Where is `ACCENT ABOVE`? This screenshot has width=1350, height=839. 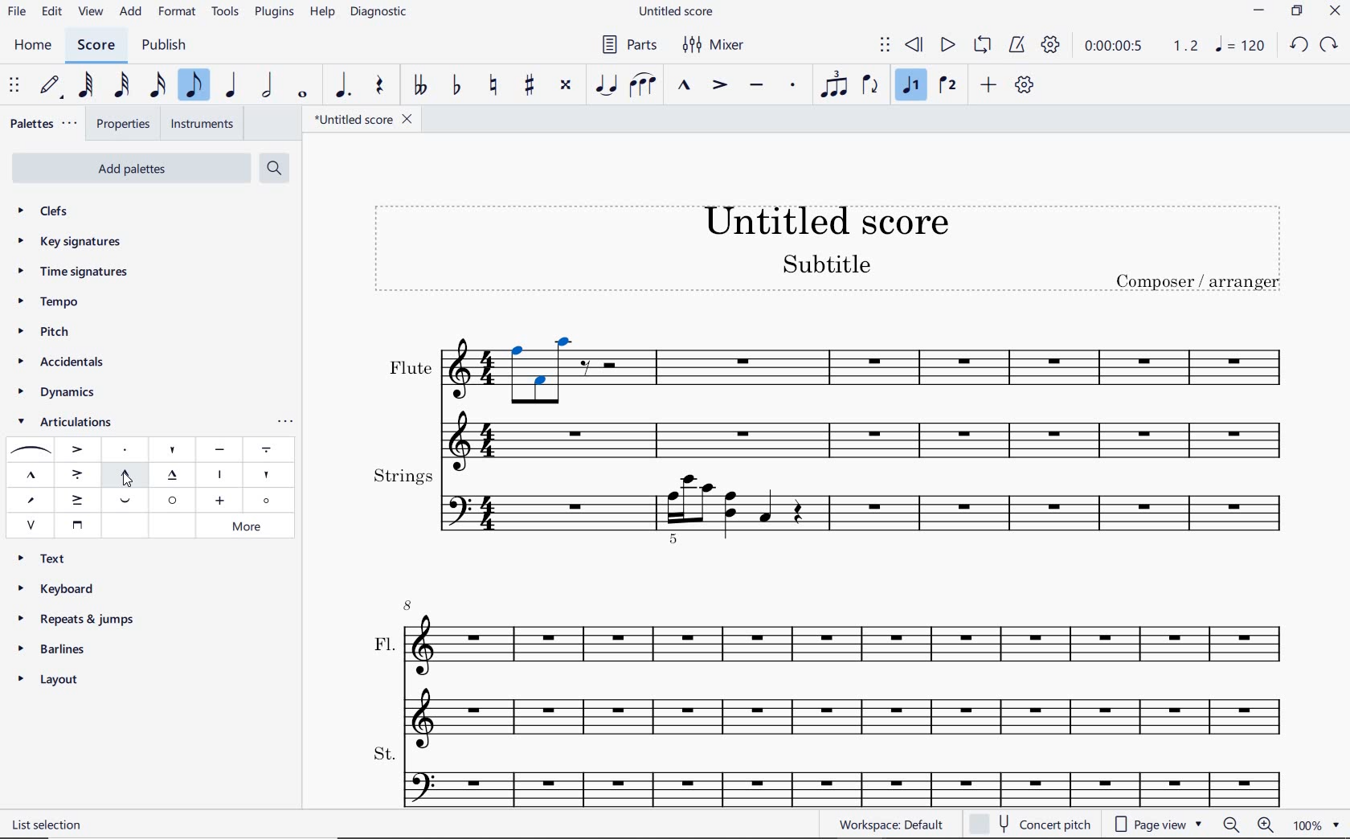
ACCENT ABOVE is located at coordinates (78, 448).